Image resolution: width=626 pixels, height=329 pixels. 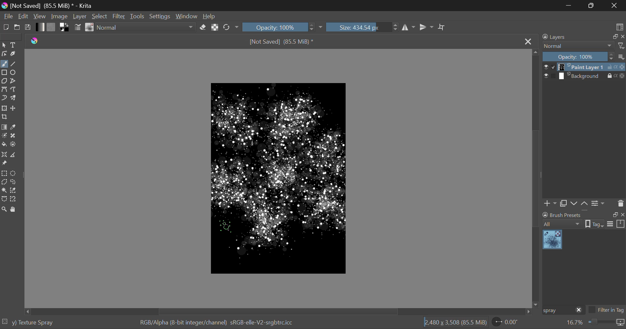 What do you see at coordinates (616, 67) in the screenshot?
I see `actions` at bounding box center [616, 67].